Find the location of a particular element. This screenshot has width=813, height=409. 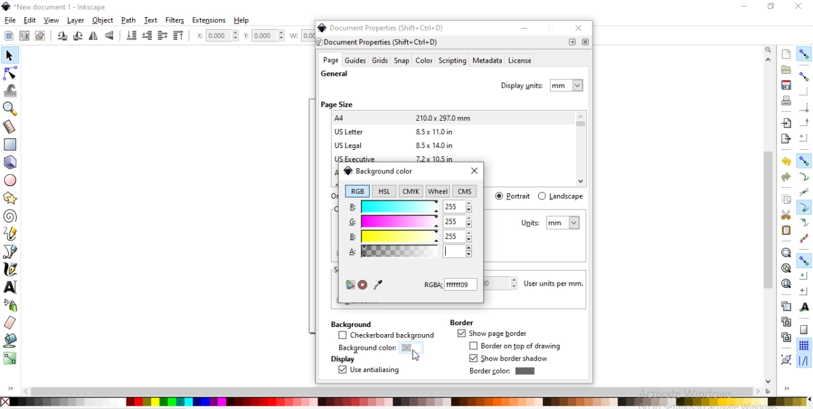

select all objects or nodes is located at coordinates (8, 34).